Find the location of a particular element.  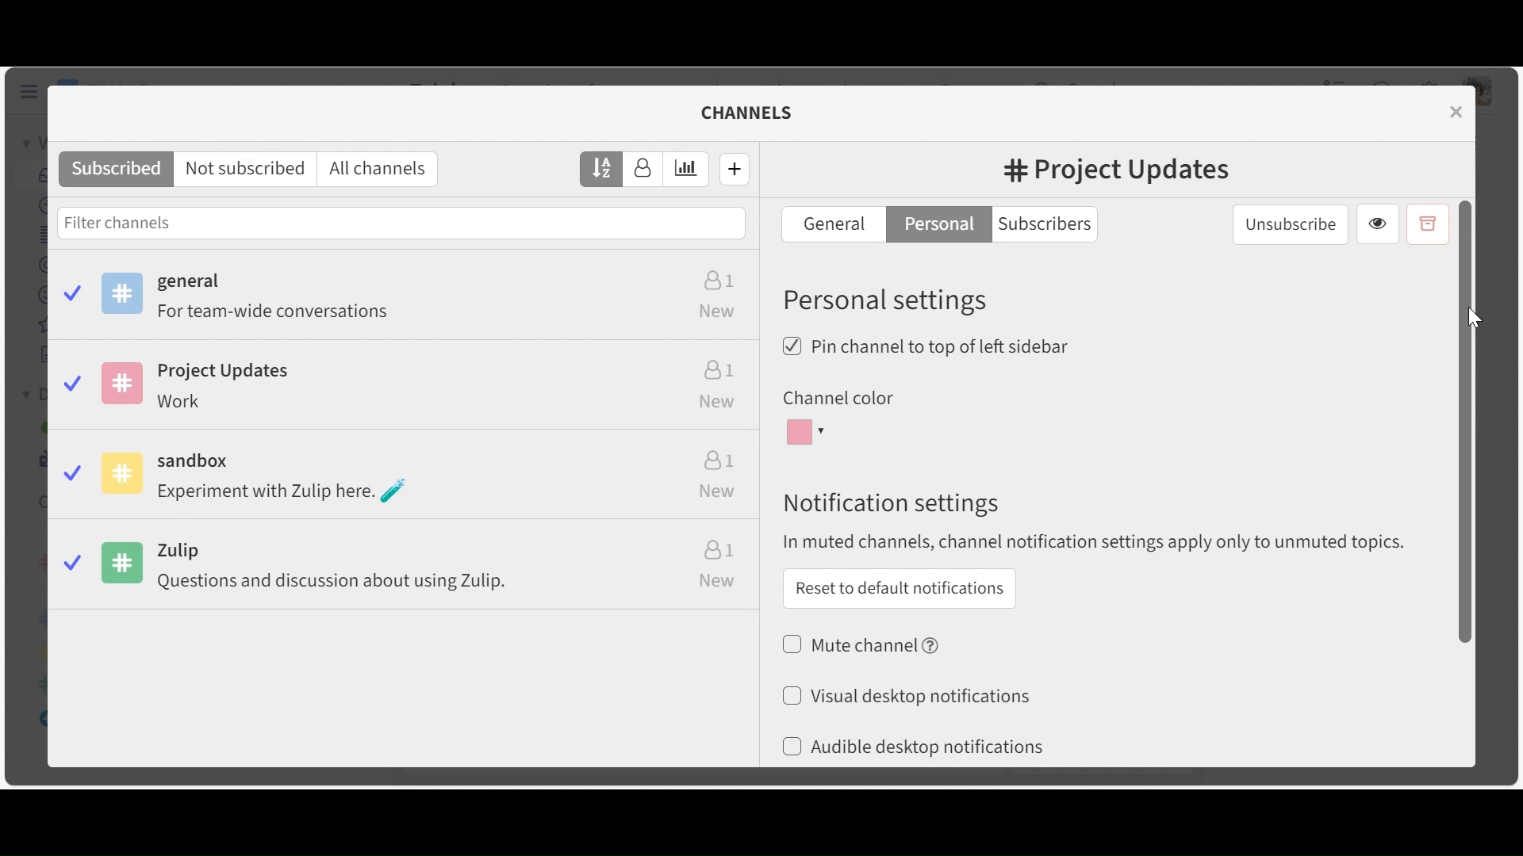

Personal is located at coordinates (938, 223).